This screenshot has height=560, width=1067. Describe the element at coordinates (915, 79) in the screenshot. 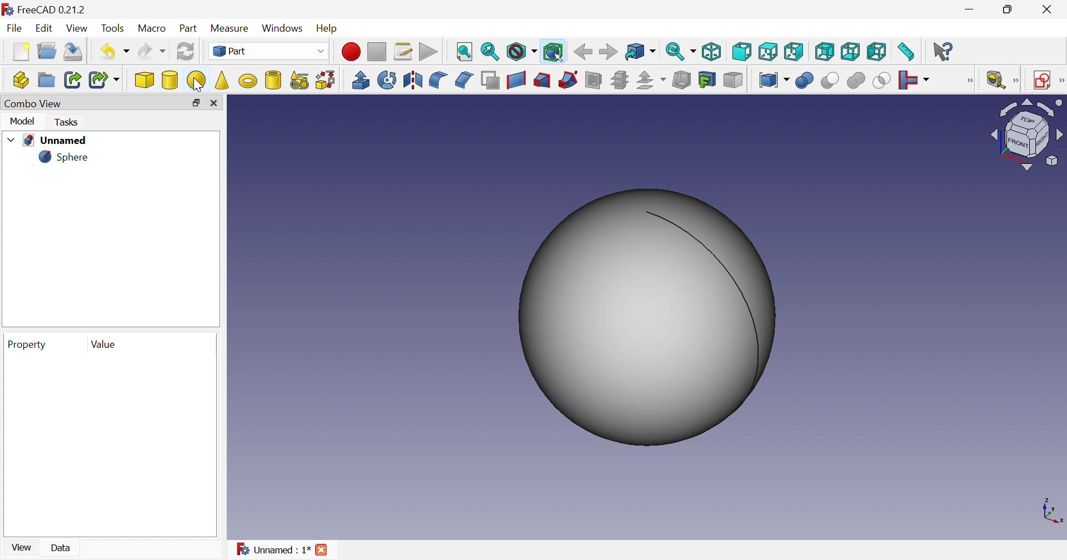

I see `Join objects...` at that location.